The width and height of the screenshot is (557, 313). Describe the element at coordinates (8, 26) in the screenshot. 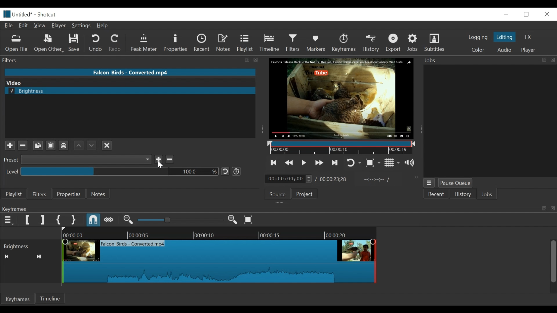

I see `File` at that location.